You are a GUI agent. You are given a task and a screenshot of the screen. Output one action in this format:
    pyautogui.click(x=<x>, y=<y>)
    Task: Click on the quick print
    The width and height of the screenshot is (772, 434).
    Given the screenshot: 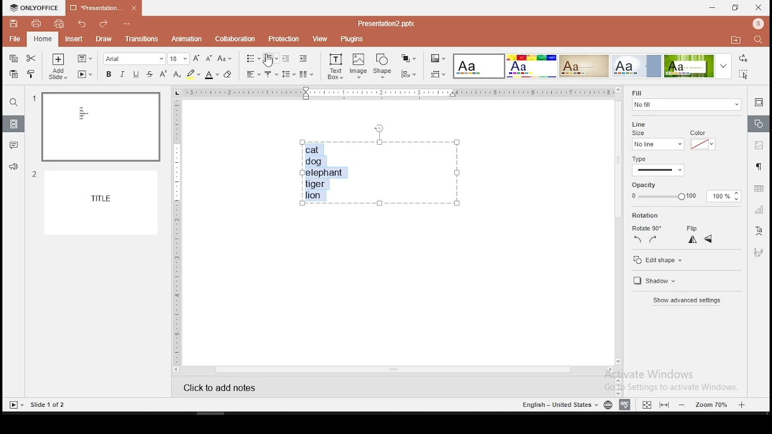 What is the action you would take?
    pyautogui.click(x=59, y=24)
    